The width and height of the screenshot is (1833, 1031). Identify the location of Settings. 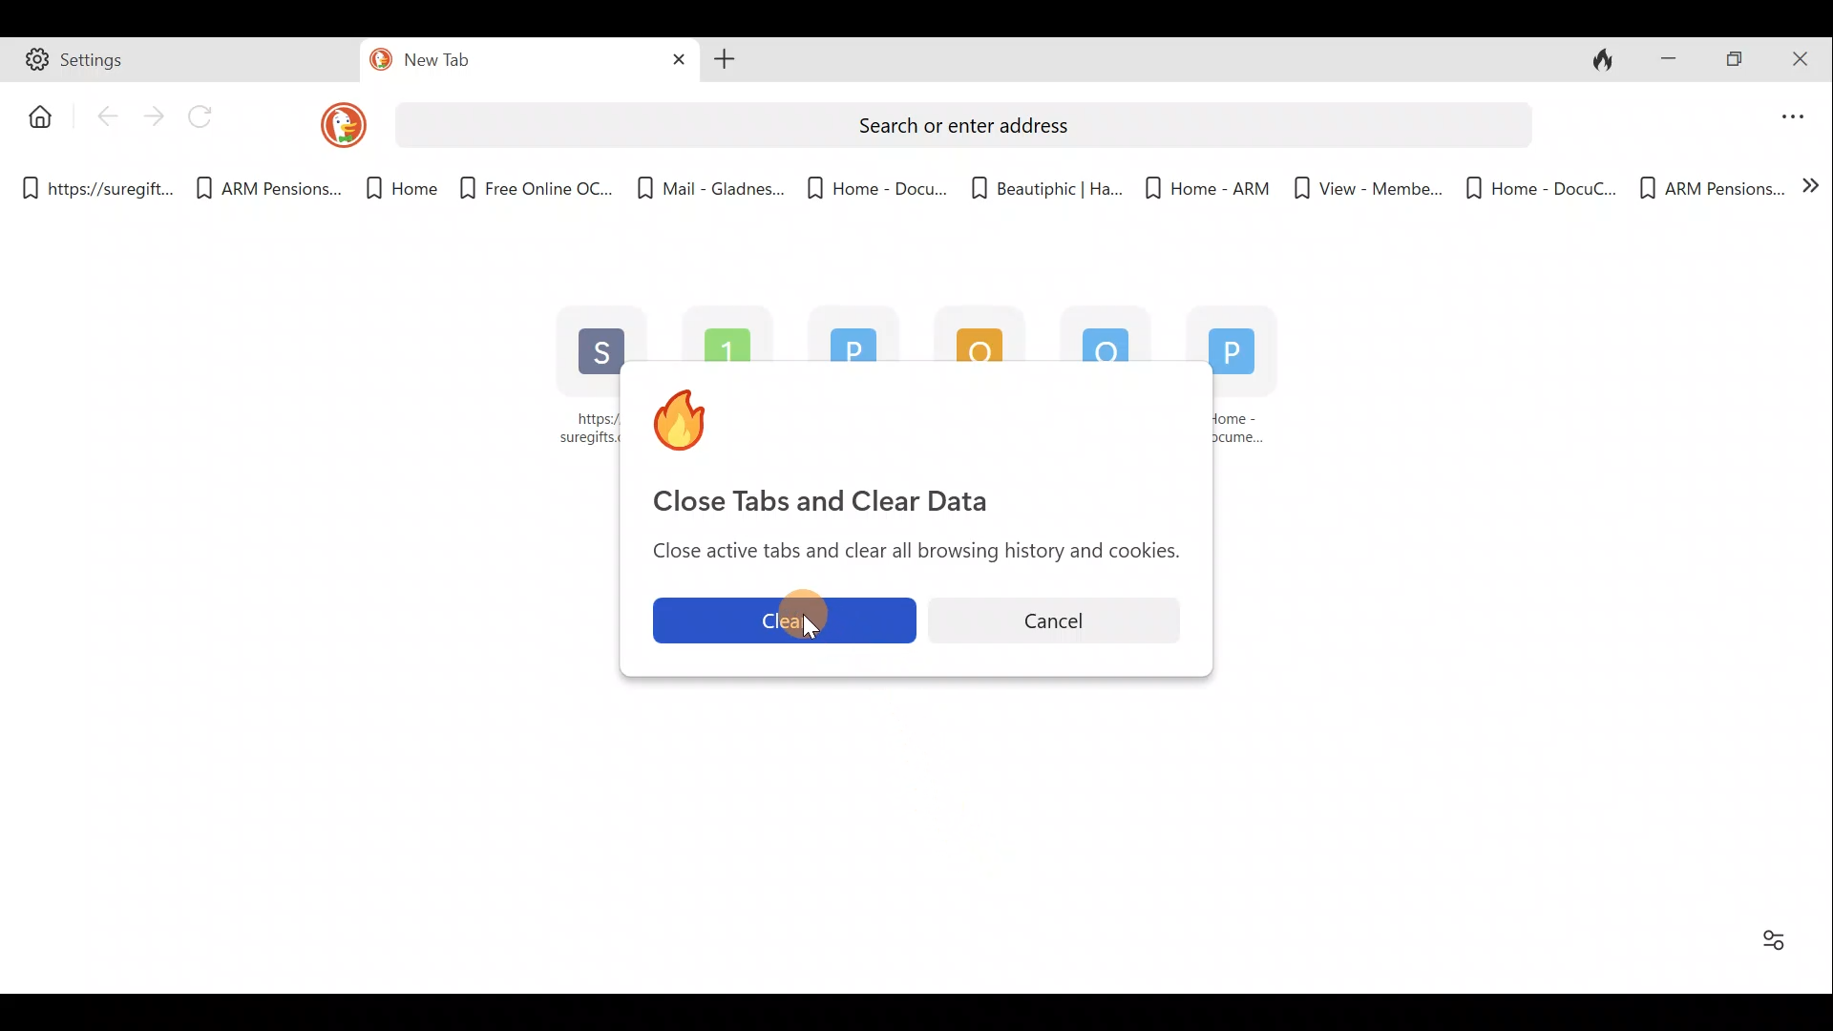
(182, 63).